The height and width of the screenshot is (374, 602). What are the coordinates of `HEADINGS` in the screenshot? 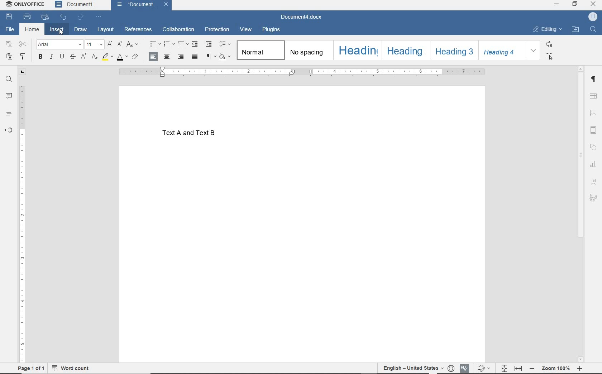 It's located at (9, 112).